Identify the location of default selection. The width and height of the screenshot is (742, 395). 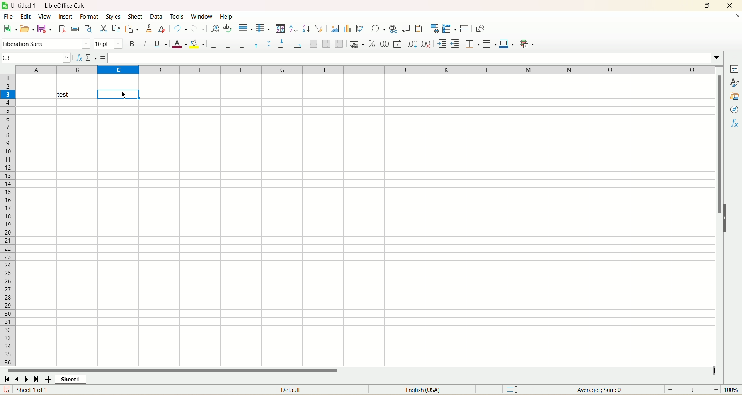
(512, 390).